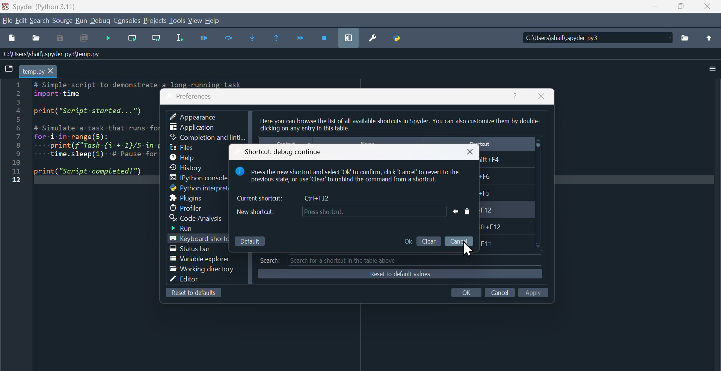 The width and height of the screenshot is (721, 371). I want to click on Reset to defaults, so click(400, 275).